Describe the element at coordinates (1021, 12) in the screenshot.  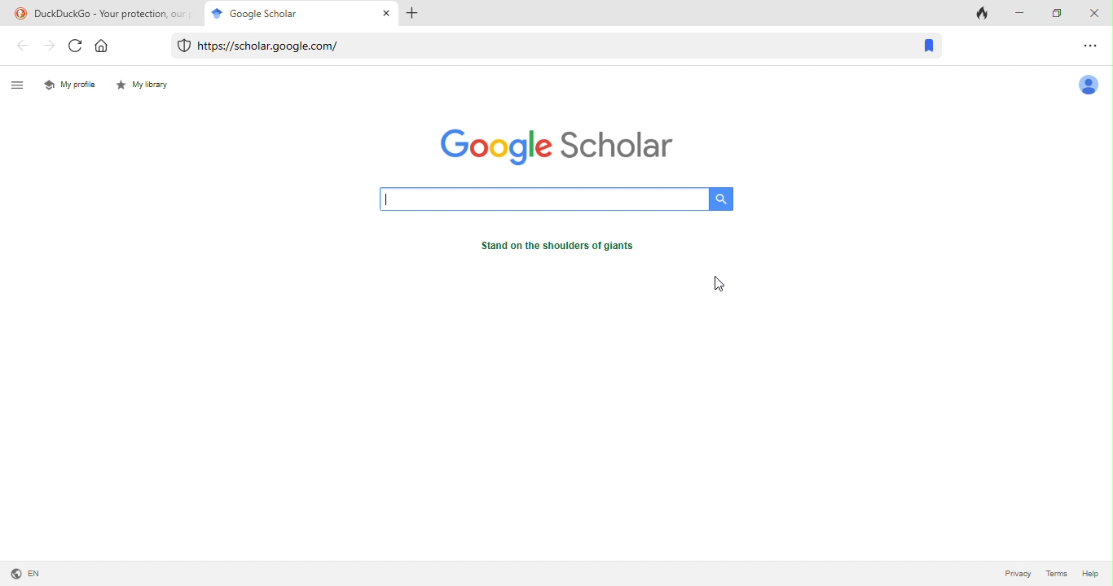
I see `minimize` at that location.